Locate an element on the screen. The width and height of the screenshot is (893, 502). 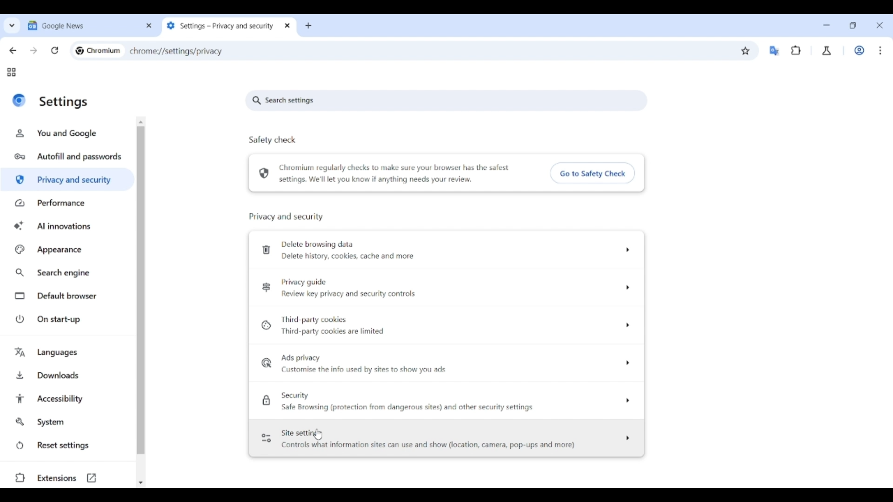
Reset settings is located at coordinates (67, 446).